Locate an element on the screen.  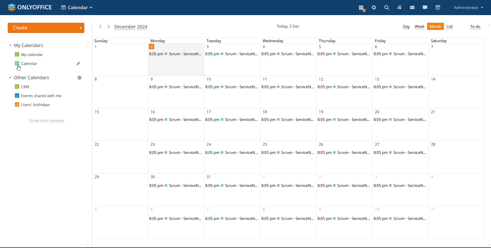
friday is located at coordinates (400, 41).